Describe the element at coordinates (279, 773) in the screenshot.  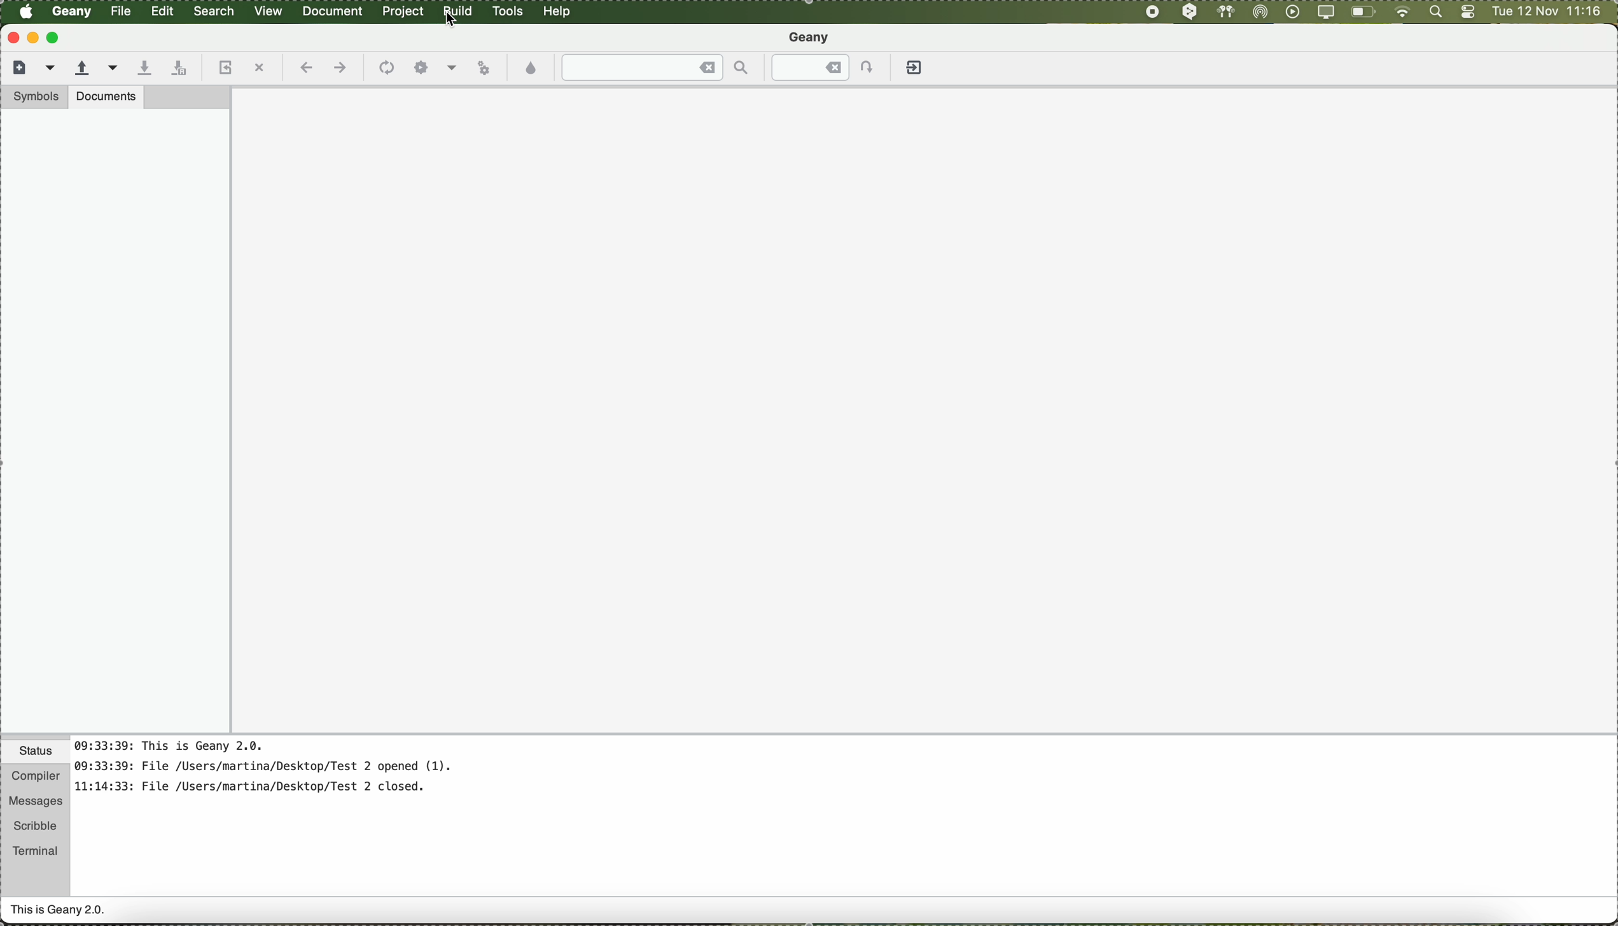
I see `notes` at that location.